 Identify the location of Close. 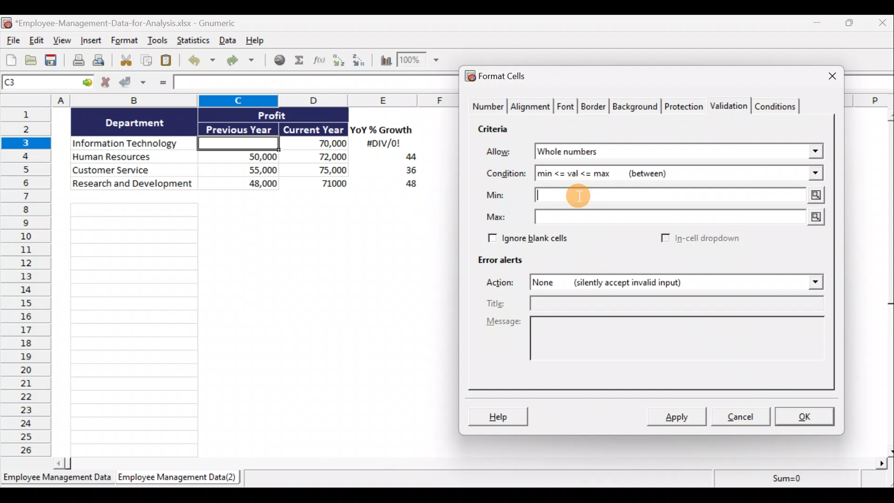
(824, 77).